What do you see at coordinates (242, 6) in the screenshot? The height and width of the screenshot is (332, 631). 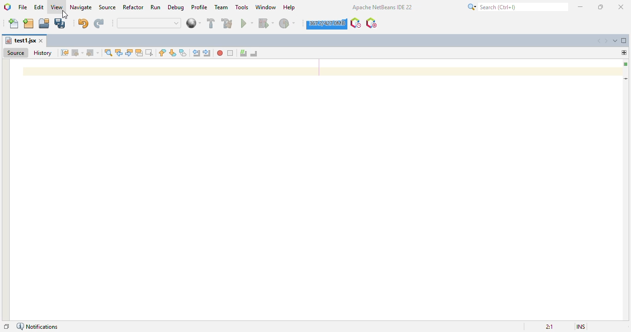 I see `tools` at bounding box center [242, 6].